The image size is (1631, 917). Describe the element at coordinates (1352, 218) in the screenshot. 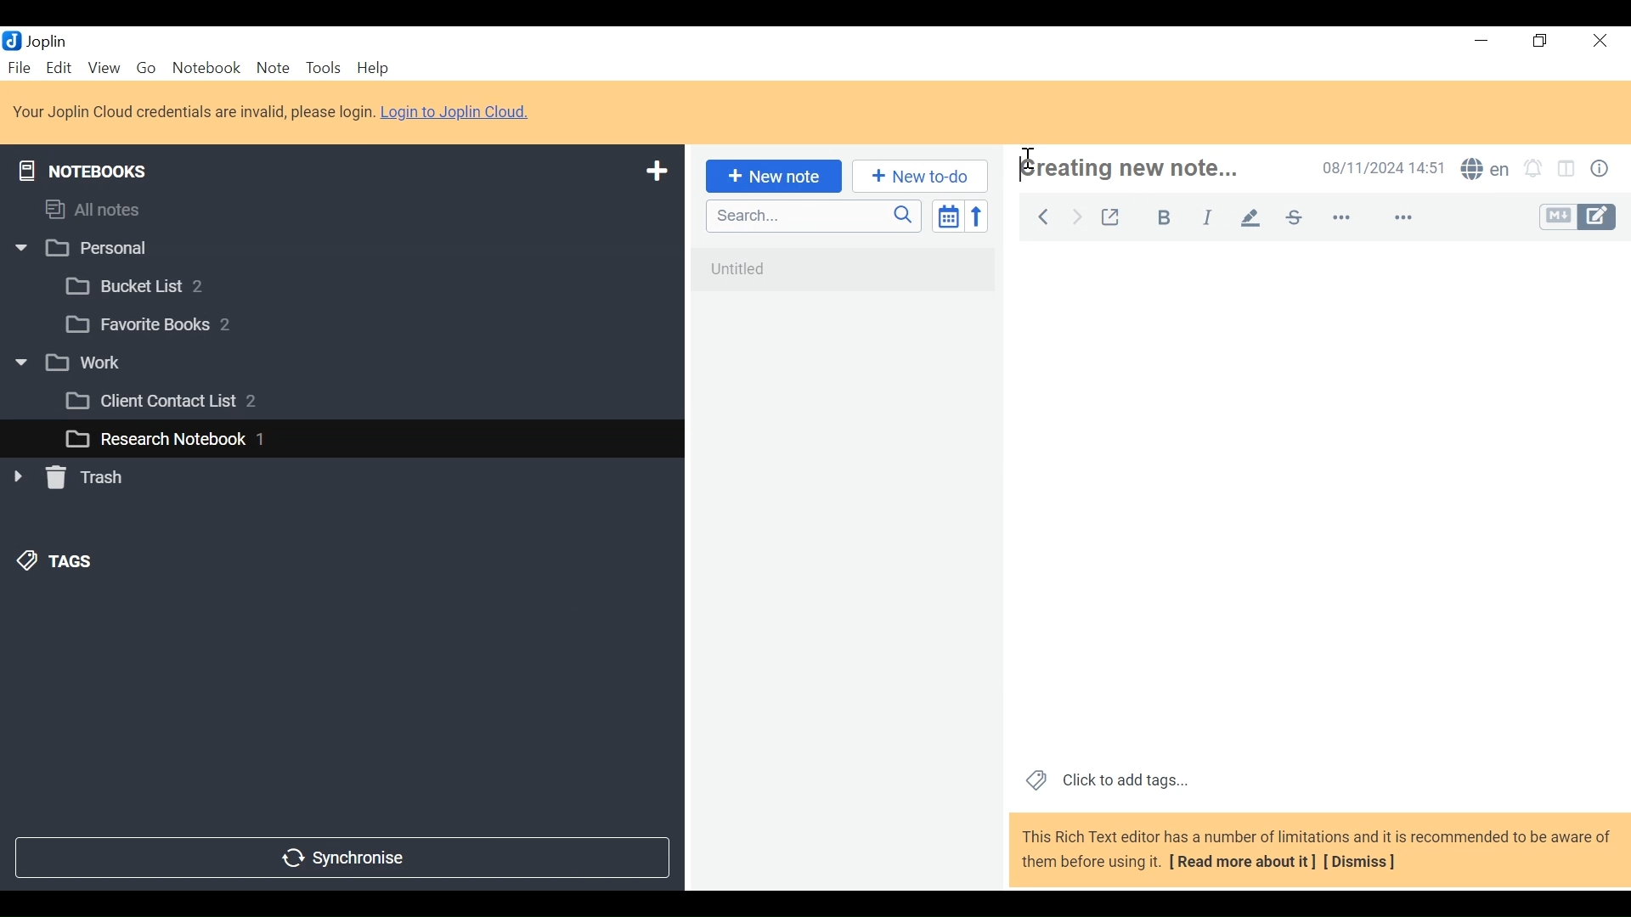

I see `more options` at that location.